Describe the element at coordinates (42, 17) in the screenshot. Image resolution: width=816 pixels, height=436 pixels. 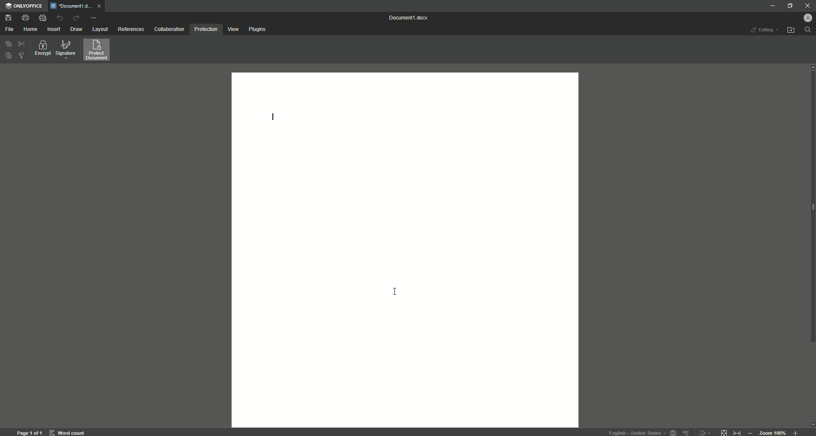
I see `Quick Print` at that location.